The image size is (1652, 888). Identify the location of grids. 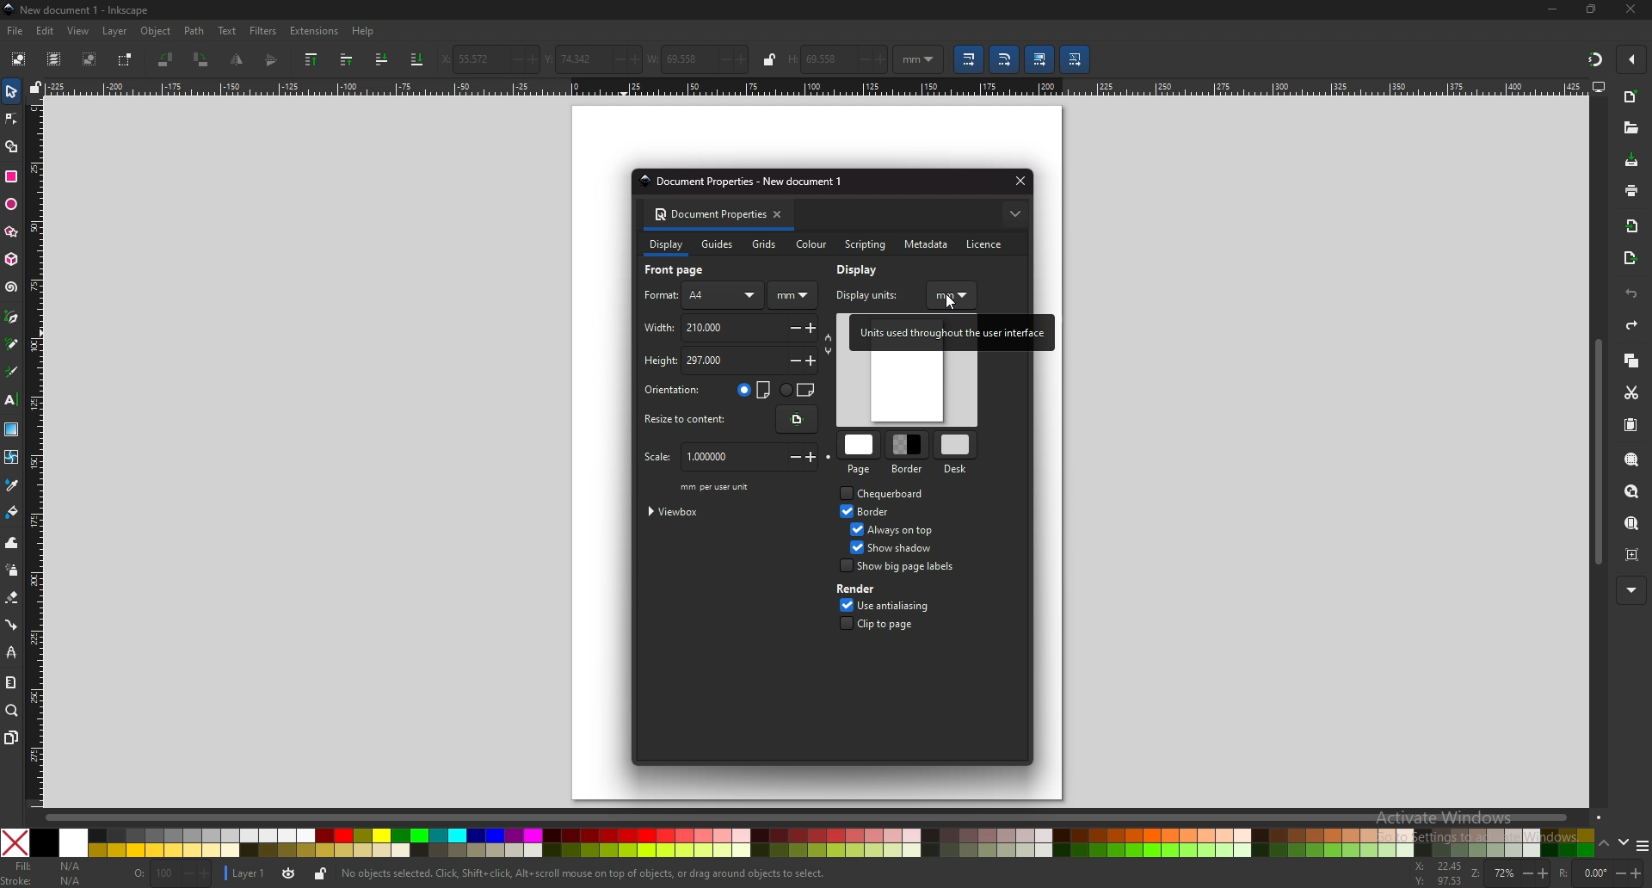
(765, 244).